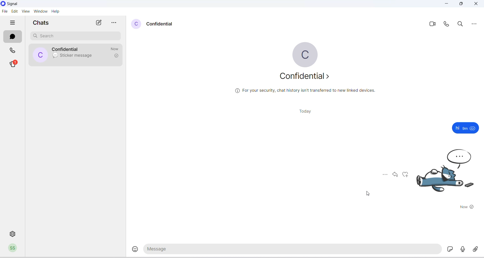  I want to click on calls, so click(13, 50).